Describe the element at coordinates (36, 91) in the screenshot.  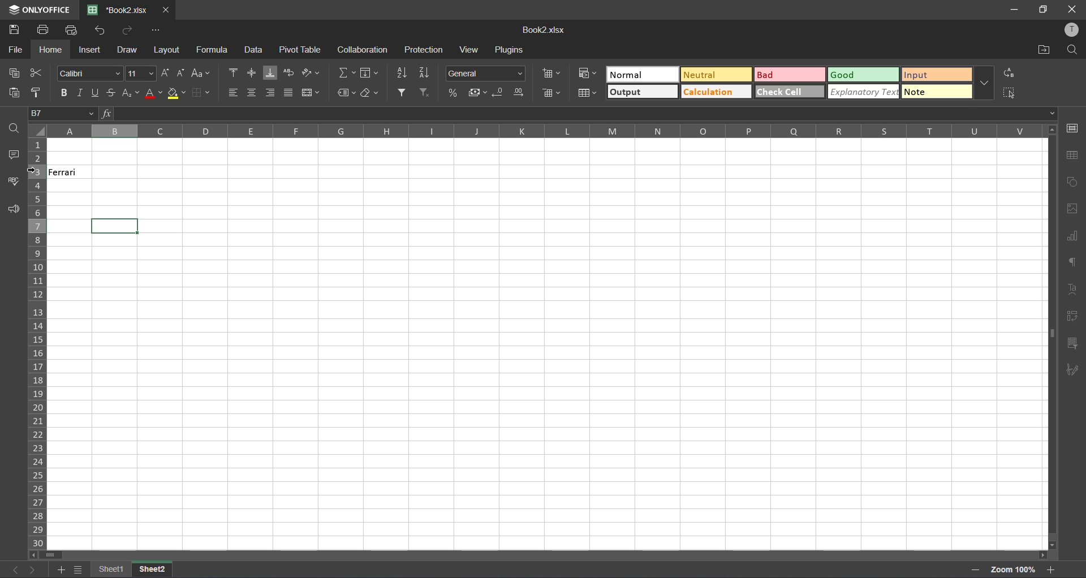
I see `copy style` at that location.